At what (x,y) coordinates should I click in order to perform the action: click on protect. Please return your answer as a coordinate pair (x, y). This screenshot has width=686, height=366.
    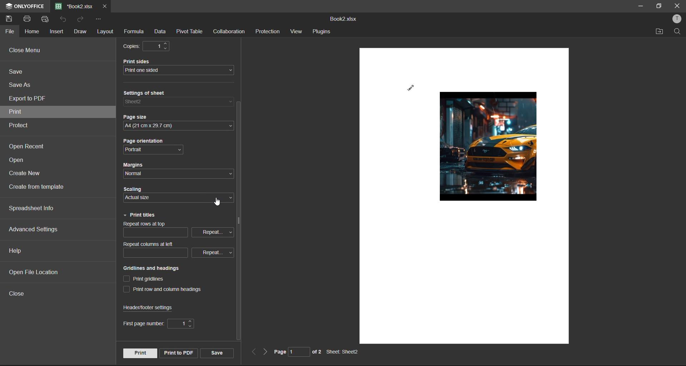
    Looking at the image, I should click on (22, 125).